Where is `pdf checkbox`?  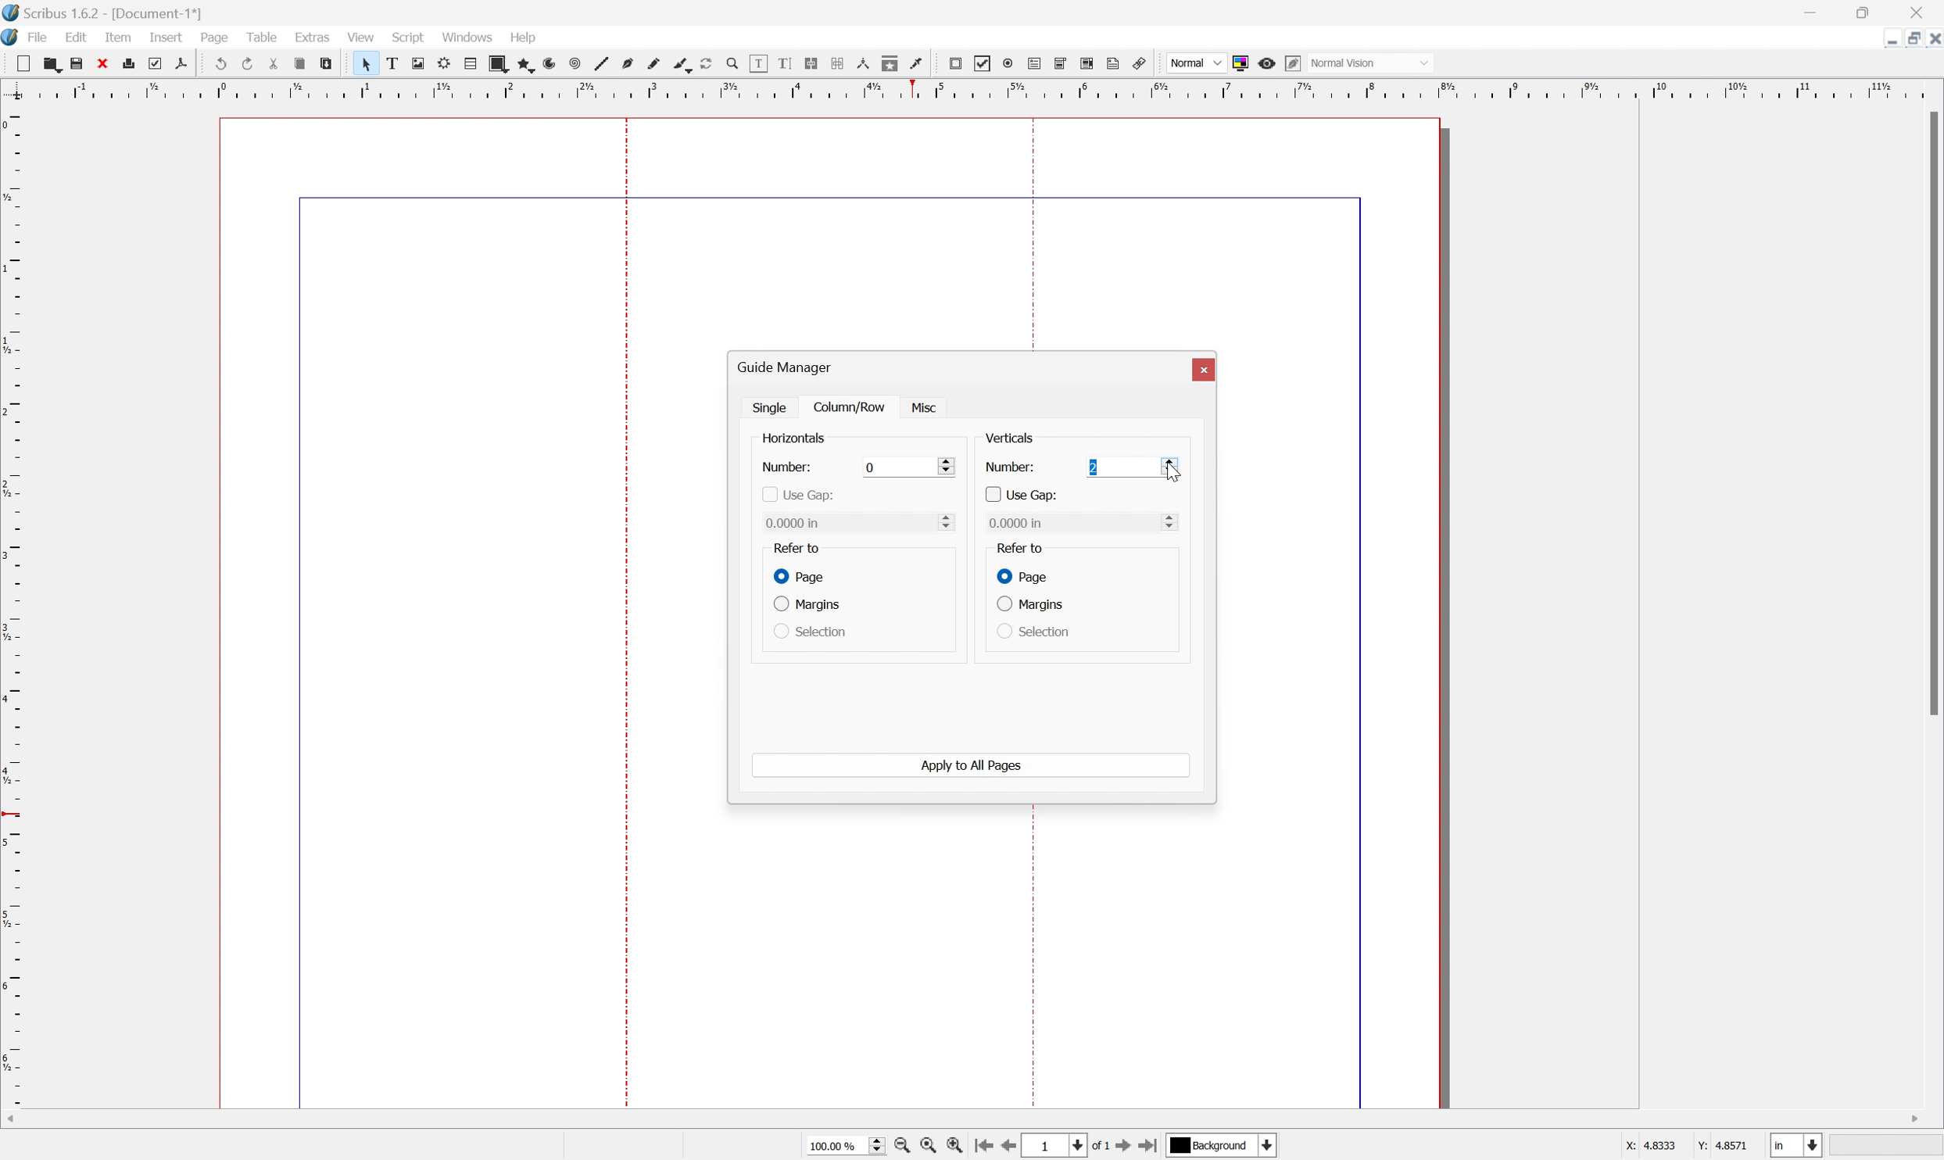 pdf checkbox is located at coordinates (984, 63).